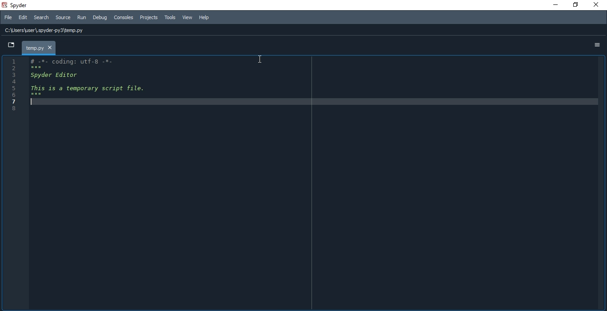  What do you see at coordinates (149, 17) in the screenshot?
I see `Projects` at bounding box center [149, 17].